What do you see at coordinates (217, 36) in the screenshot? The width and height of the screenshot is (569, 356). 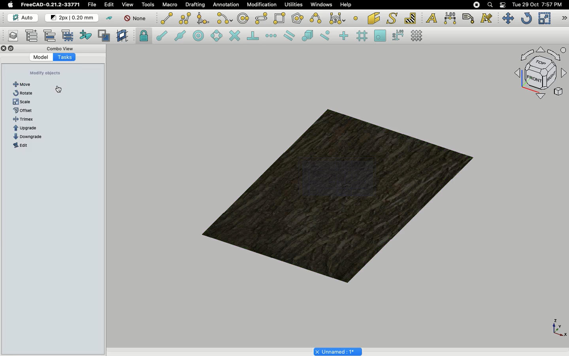 I see `Snap angle` at bounding box center [217, 36].